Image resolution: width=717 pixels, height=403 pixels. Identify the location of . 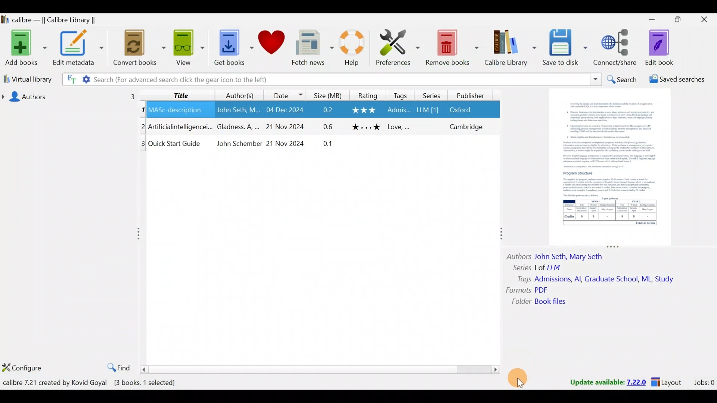
(142, 111).